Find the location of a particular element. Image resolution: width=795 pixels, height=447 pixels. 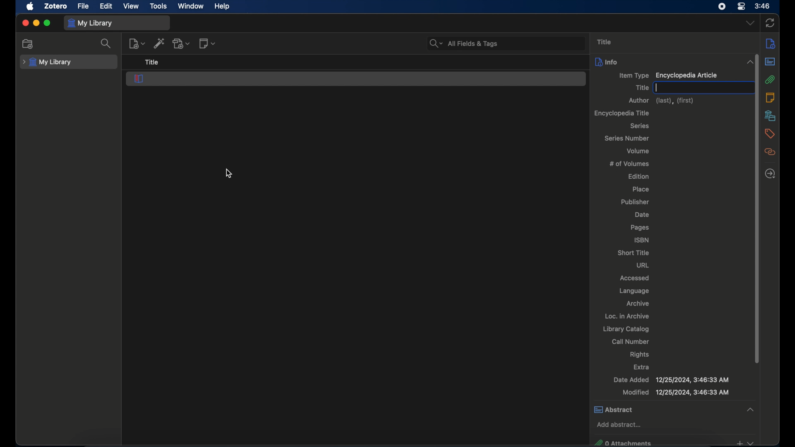

library catalog is located at coordinates (626, 329).